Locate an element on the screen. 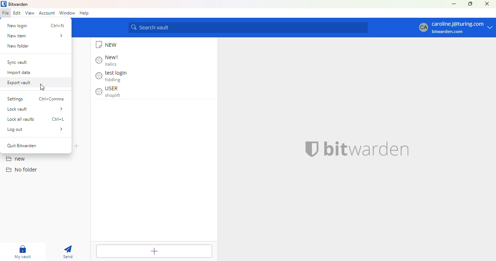 Image resolution: width=496 pixels, height=261 pixels. add item is located at coordinates (154, 251).